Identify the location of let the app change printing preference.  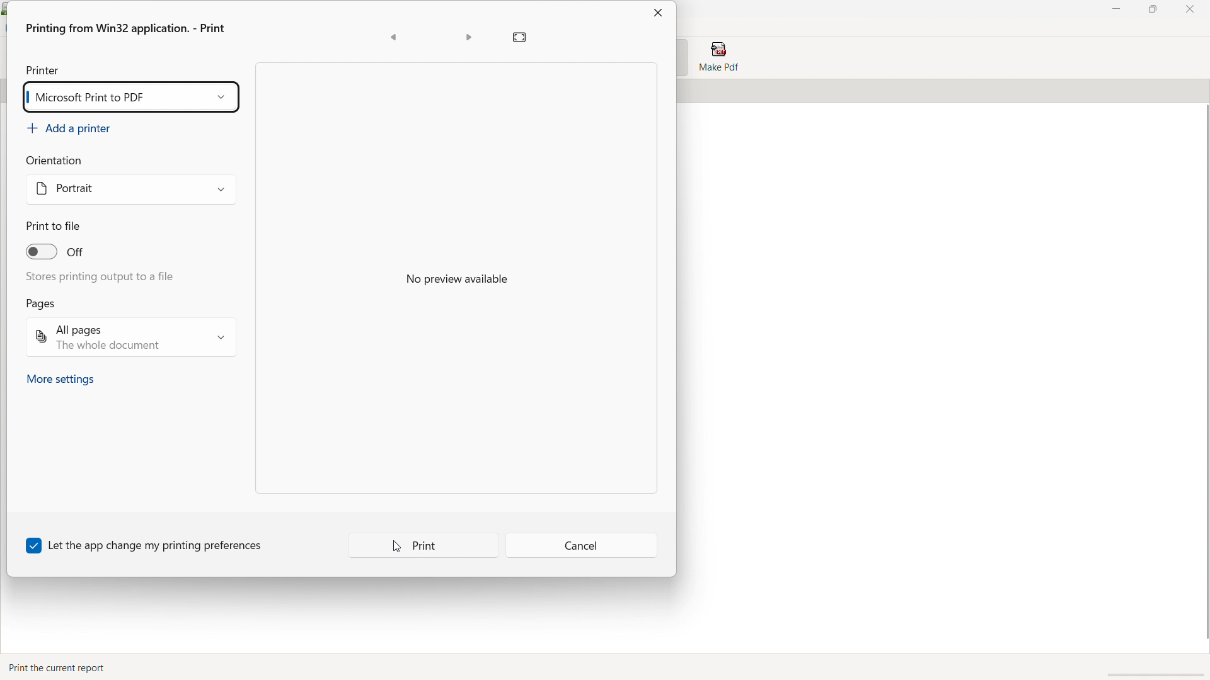
(146, 545).